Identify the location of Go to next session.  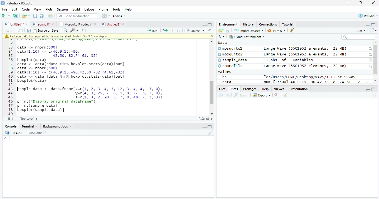
(179, 31).